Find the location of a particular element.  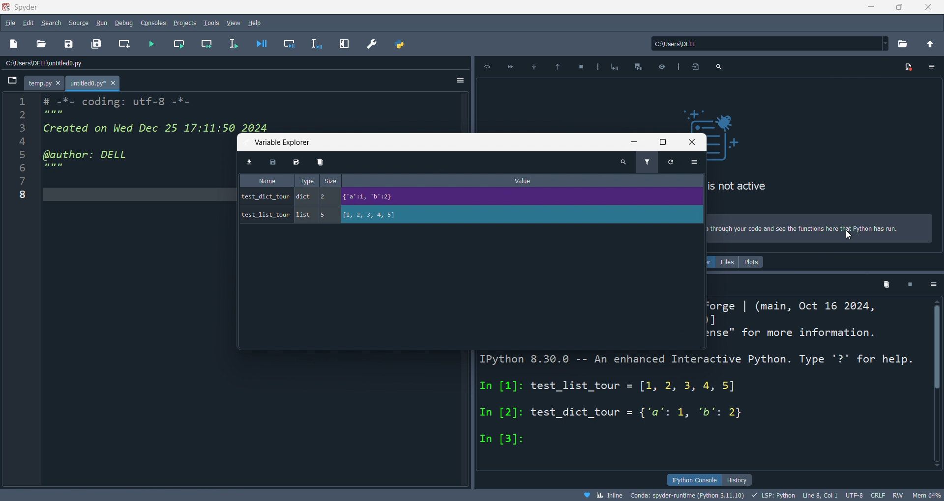

refresh is located at coordinates (672, 165).